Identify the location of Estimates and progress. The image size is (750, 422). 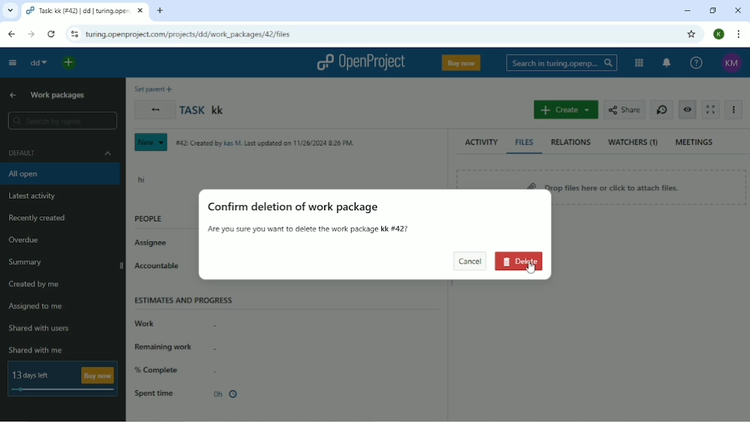
(184, 299).